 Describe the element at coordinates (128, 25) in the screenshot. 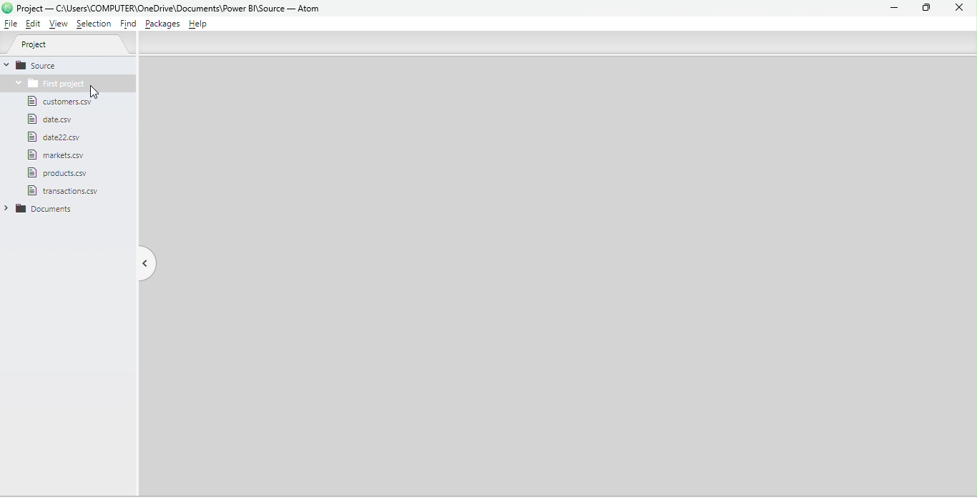

I see `Find` at that location.